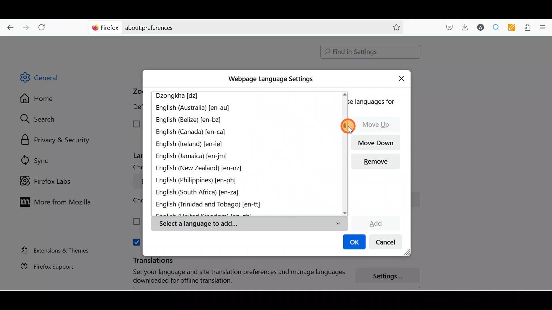  What do you see at coordinates (233, 276) in the screenshot?
I see `Set your language and site translation preferences and manage language download for offline translation.` at bounding box center [233, 276].